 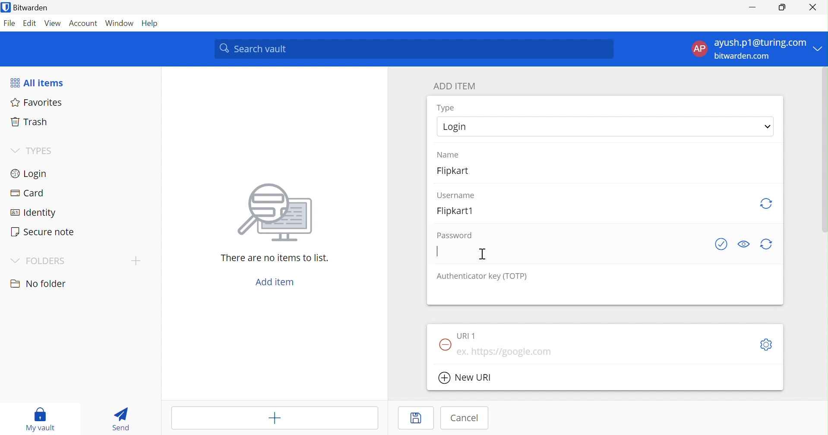 I want to click on Cancel, so click(x=465, y=417).